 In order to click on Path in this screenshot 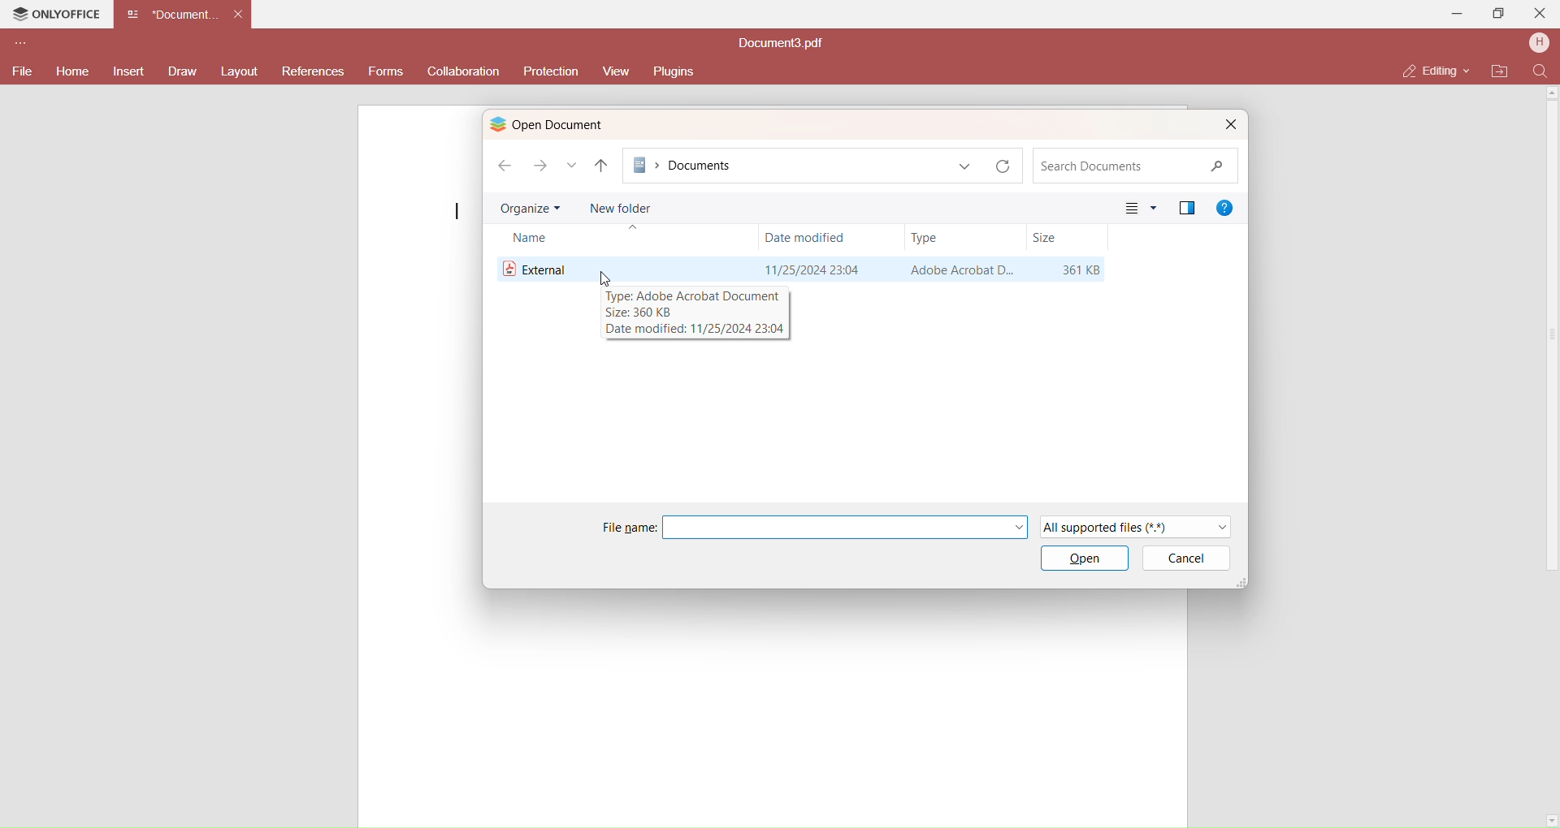, I will do `click(788, 165)`.